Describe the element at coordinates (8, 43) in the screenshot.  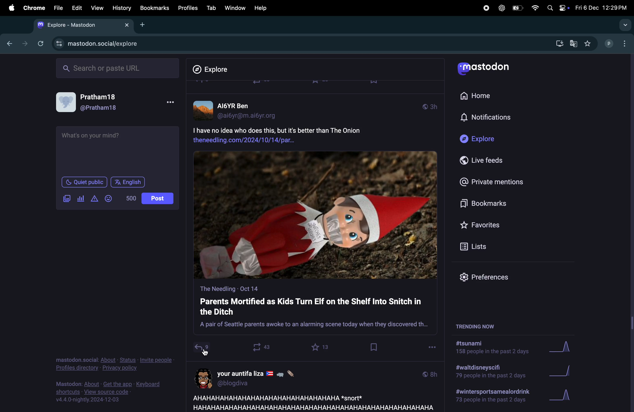
I see `back ward` at that location.